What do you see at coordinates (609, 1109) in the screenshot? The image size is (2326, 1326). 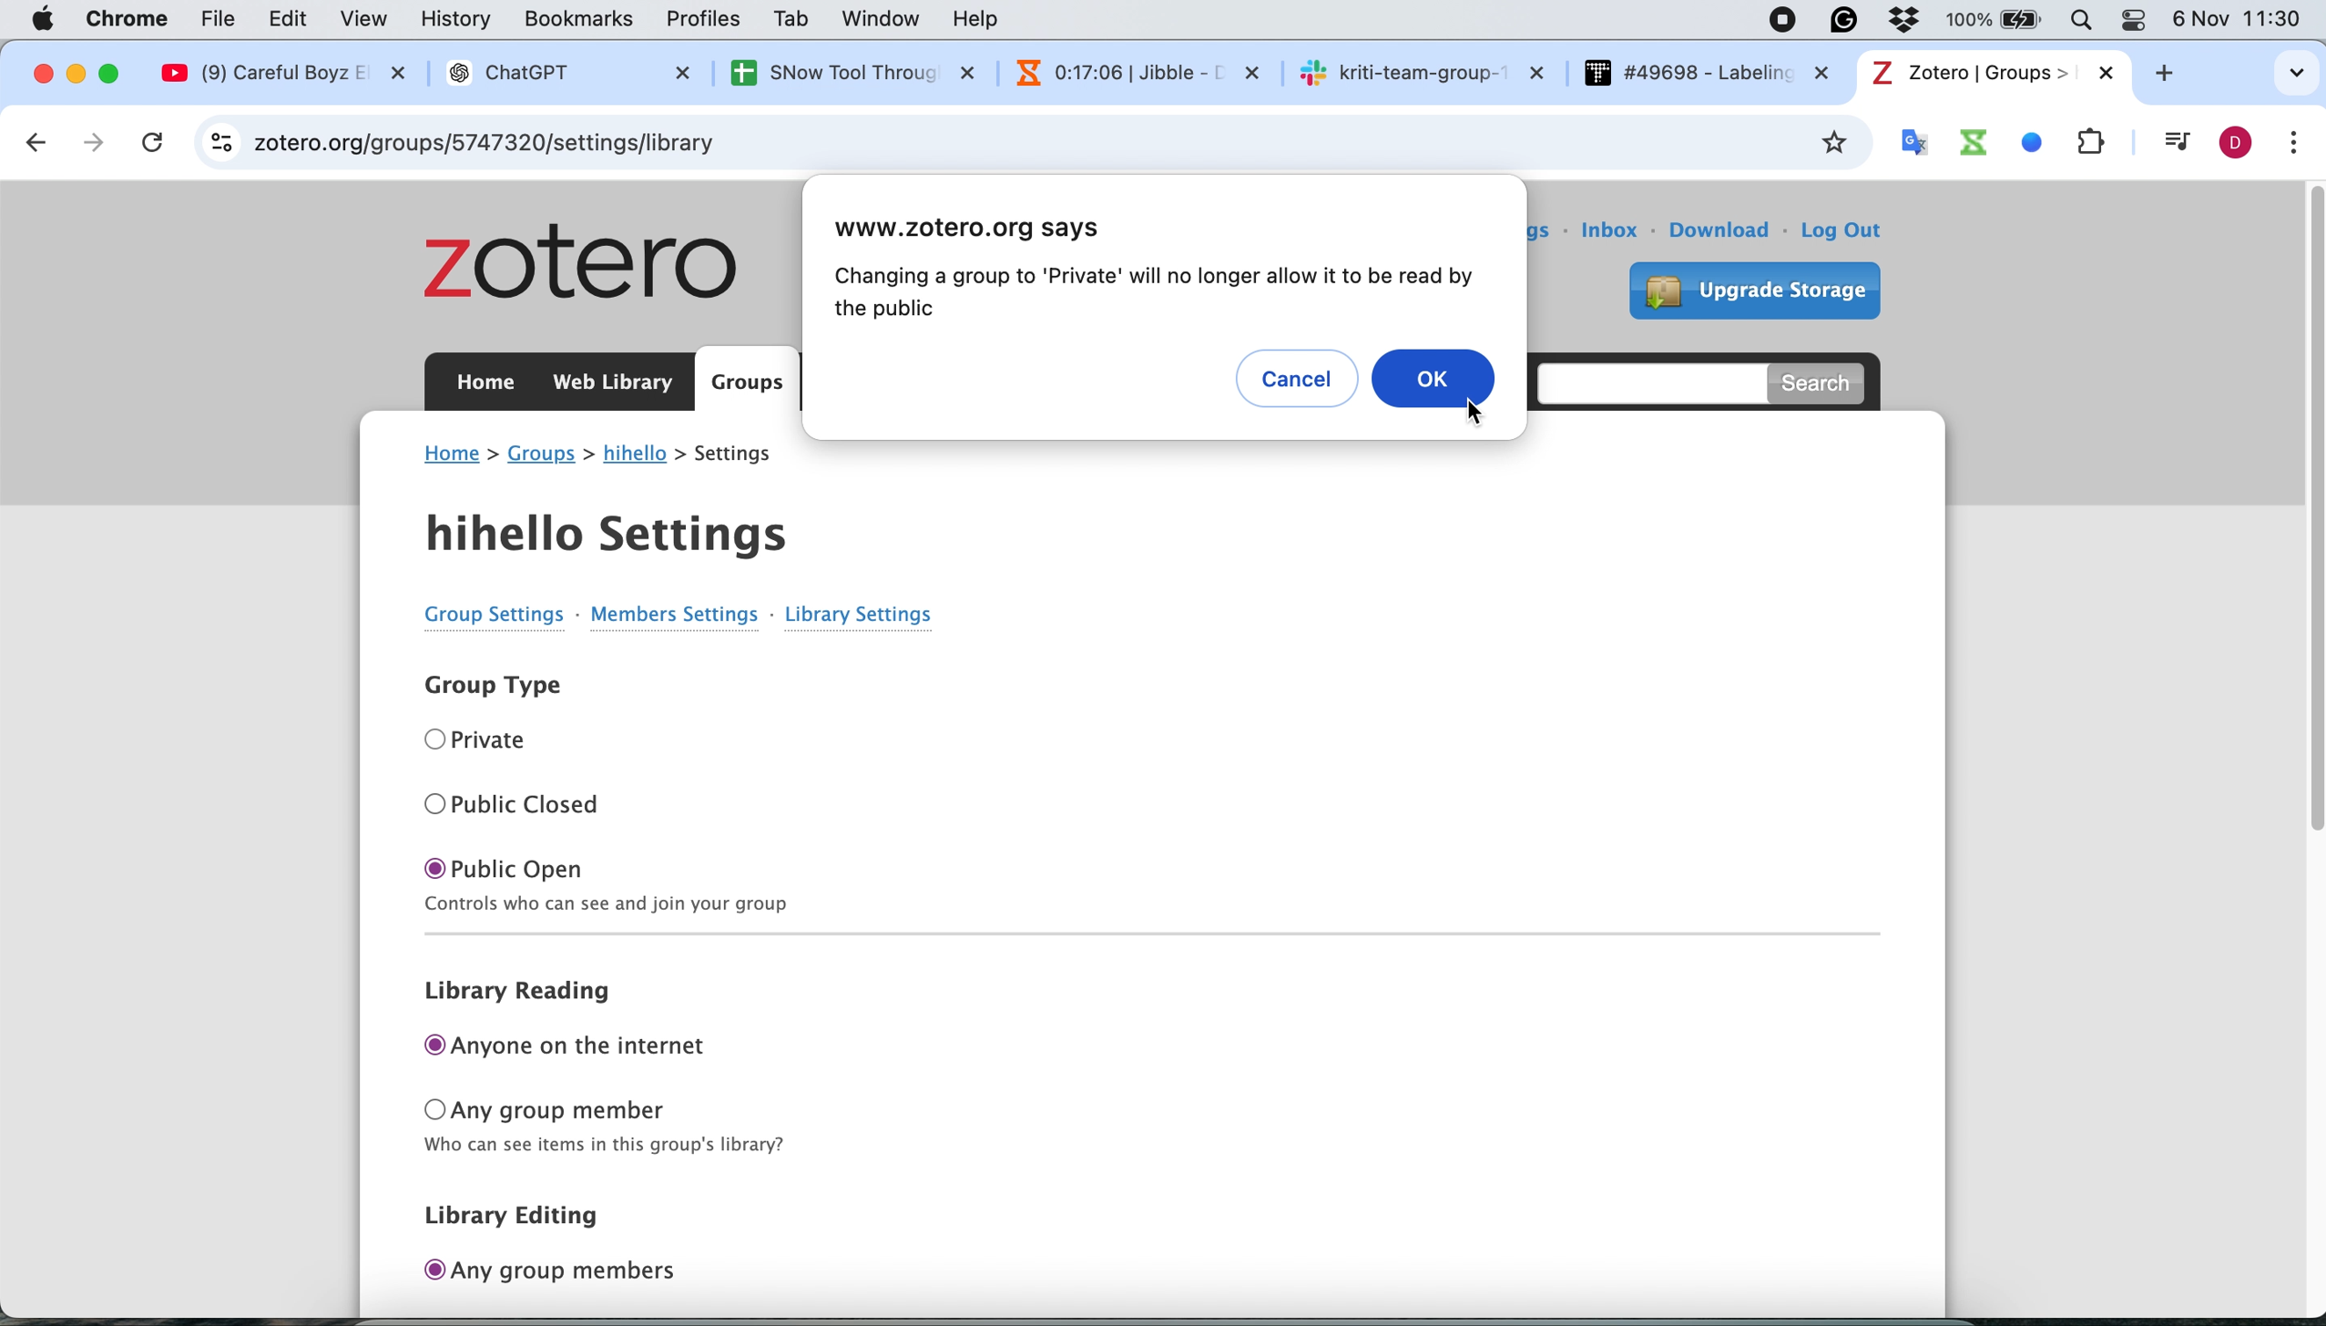 I see `any group member` at bounding box center [609, 1109].